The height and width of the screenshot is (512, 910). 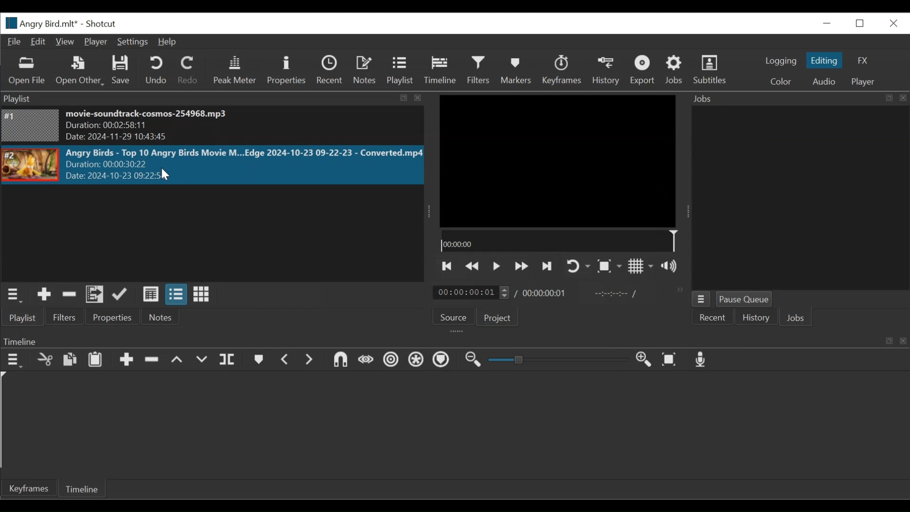 I want to click on Pause Queue, so click(x=747, y=299).